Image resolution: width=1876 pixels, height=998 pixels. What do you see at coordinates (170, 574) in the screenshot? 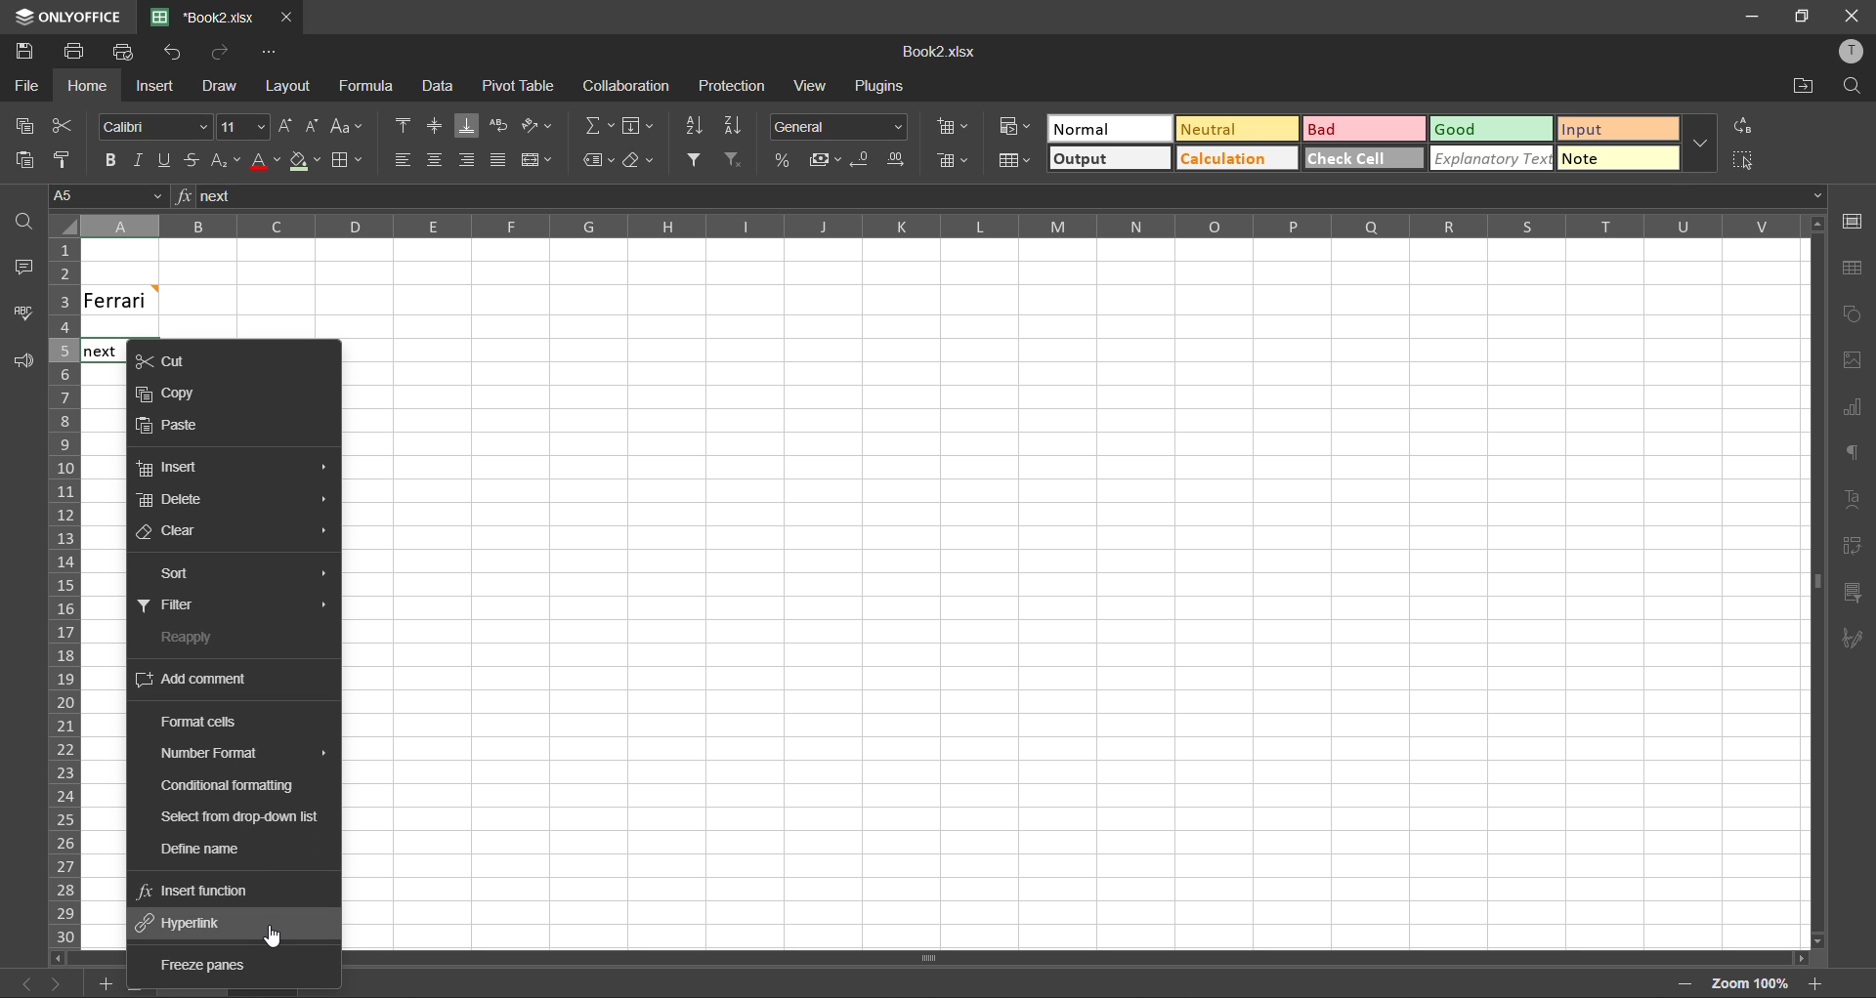
I see `sort` at bounding box center [170, 574].